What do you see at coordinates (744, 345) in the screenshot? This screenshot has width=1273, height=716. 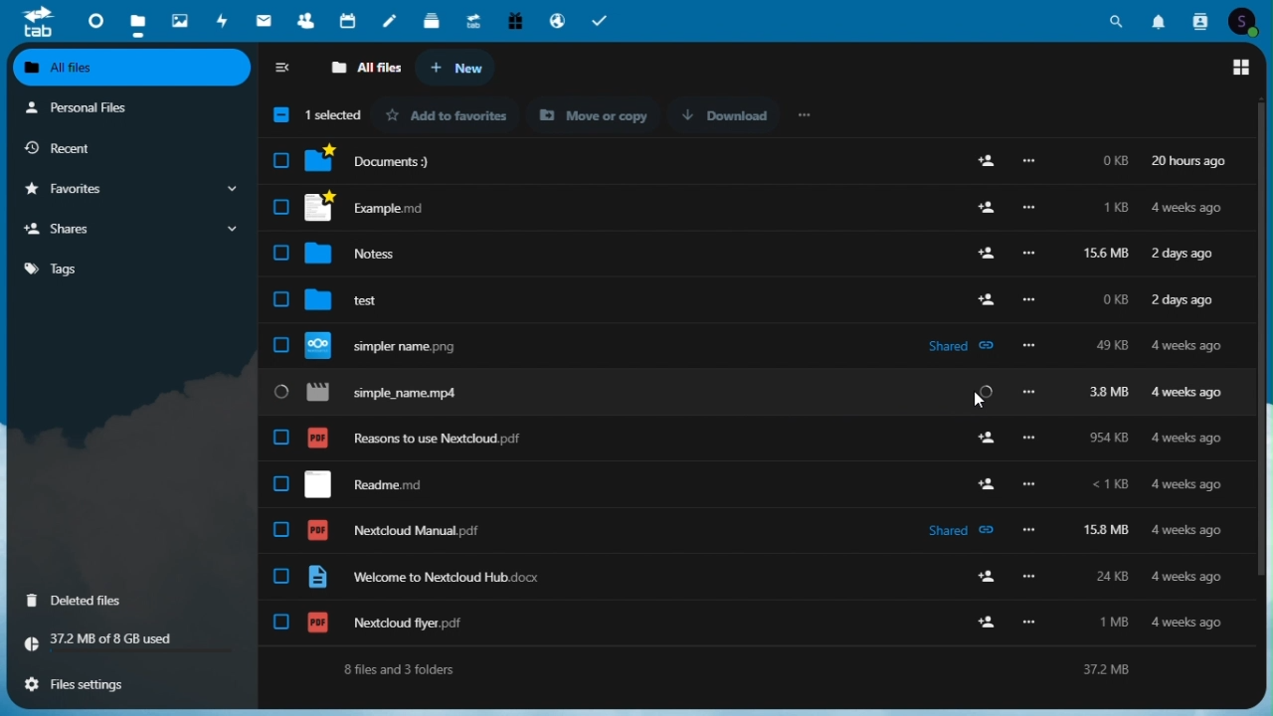 I see `simple name.png` at bounding box center [744, 345].